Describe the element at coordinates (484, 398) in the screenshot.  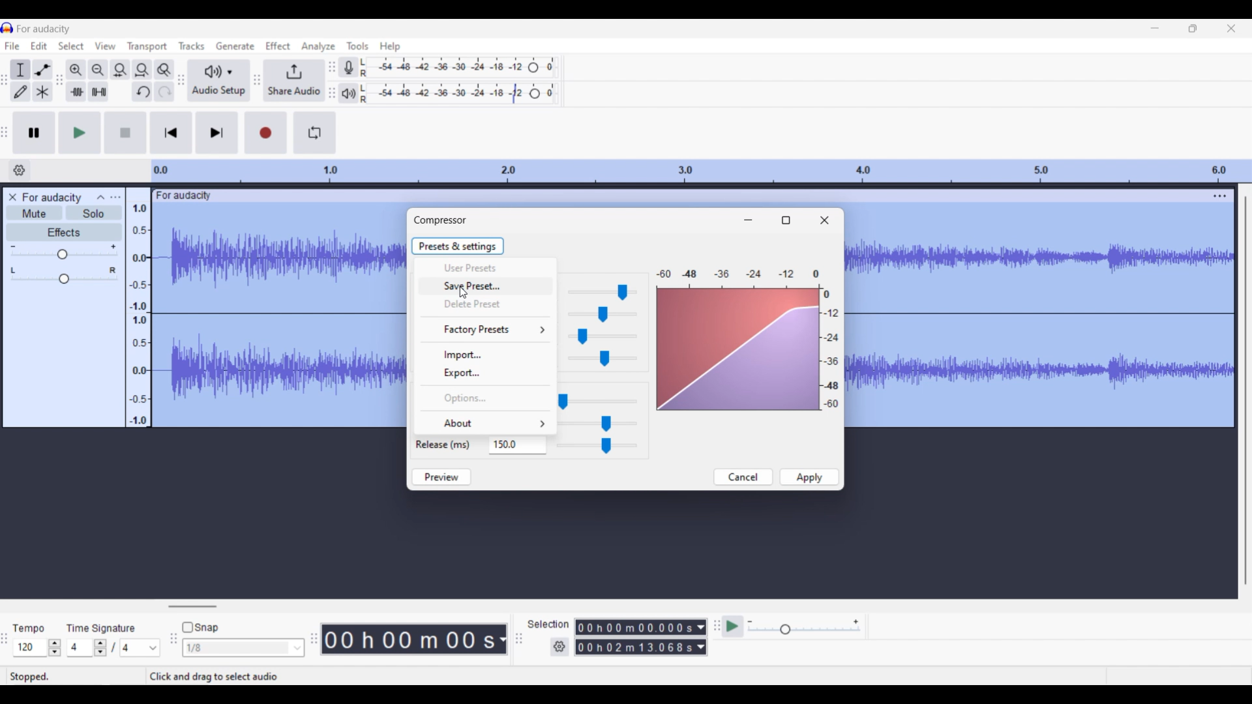
I see `Options` at that location.